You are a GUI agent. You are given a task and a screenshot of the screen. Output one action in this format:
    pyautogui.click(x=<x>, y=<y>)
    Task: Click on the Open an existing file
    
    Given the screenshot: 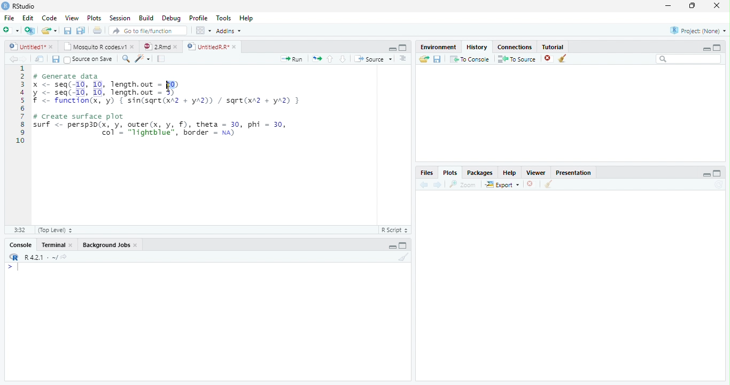 What is the action you would take?
    pyautogui.click(x=45, y=30)
    